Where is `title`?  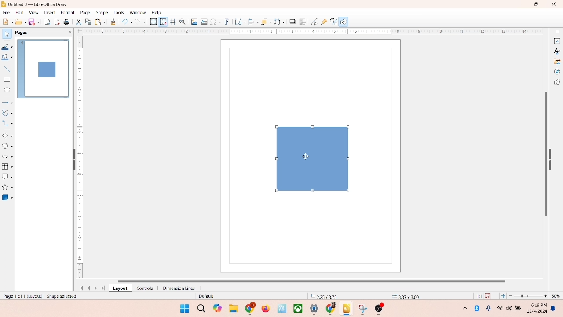
title is located at coordinates (38, 4).